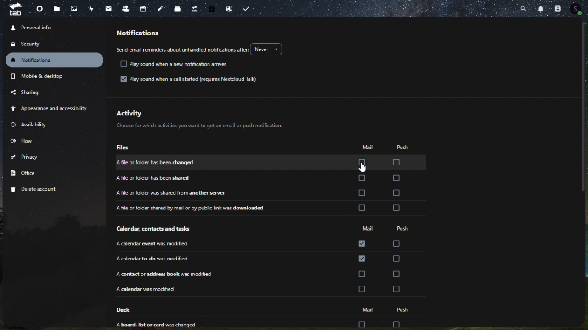  Describe the element at coordinates (198, 126) in the screenshot. I see `Choose for which activities you want to get an email or push notificaton` at that location.